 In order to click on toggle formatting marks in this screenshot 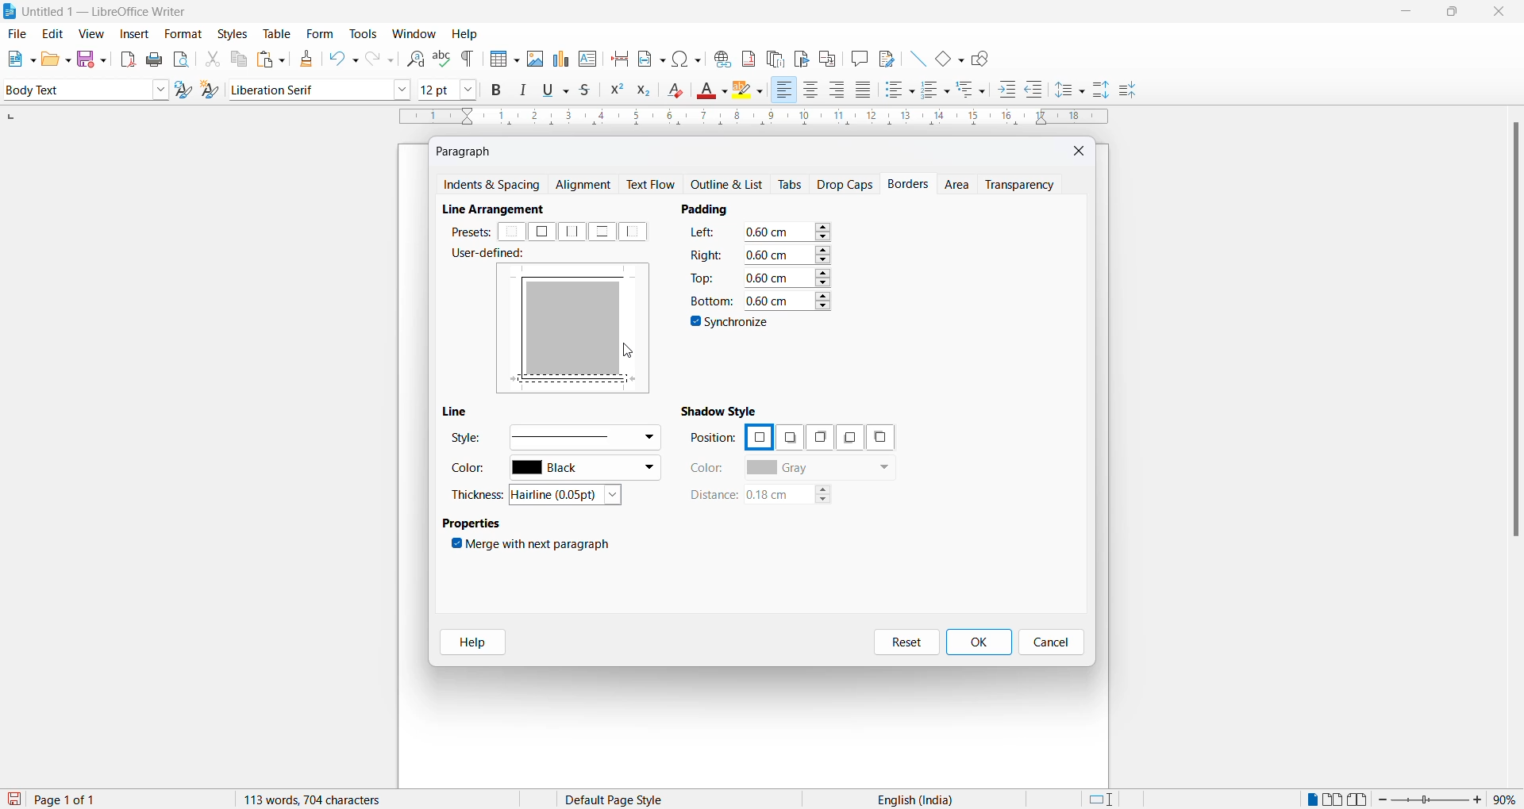, I will do `click(468, 59)`.